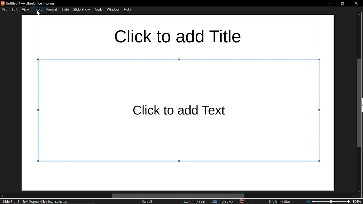 Image resolution: width=363 pixels, height=204 pixels. What do you see at coordinates (2, 196) in the screenshot?
I see `move left` at bounding box center [2, 196].